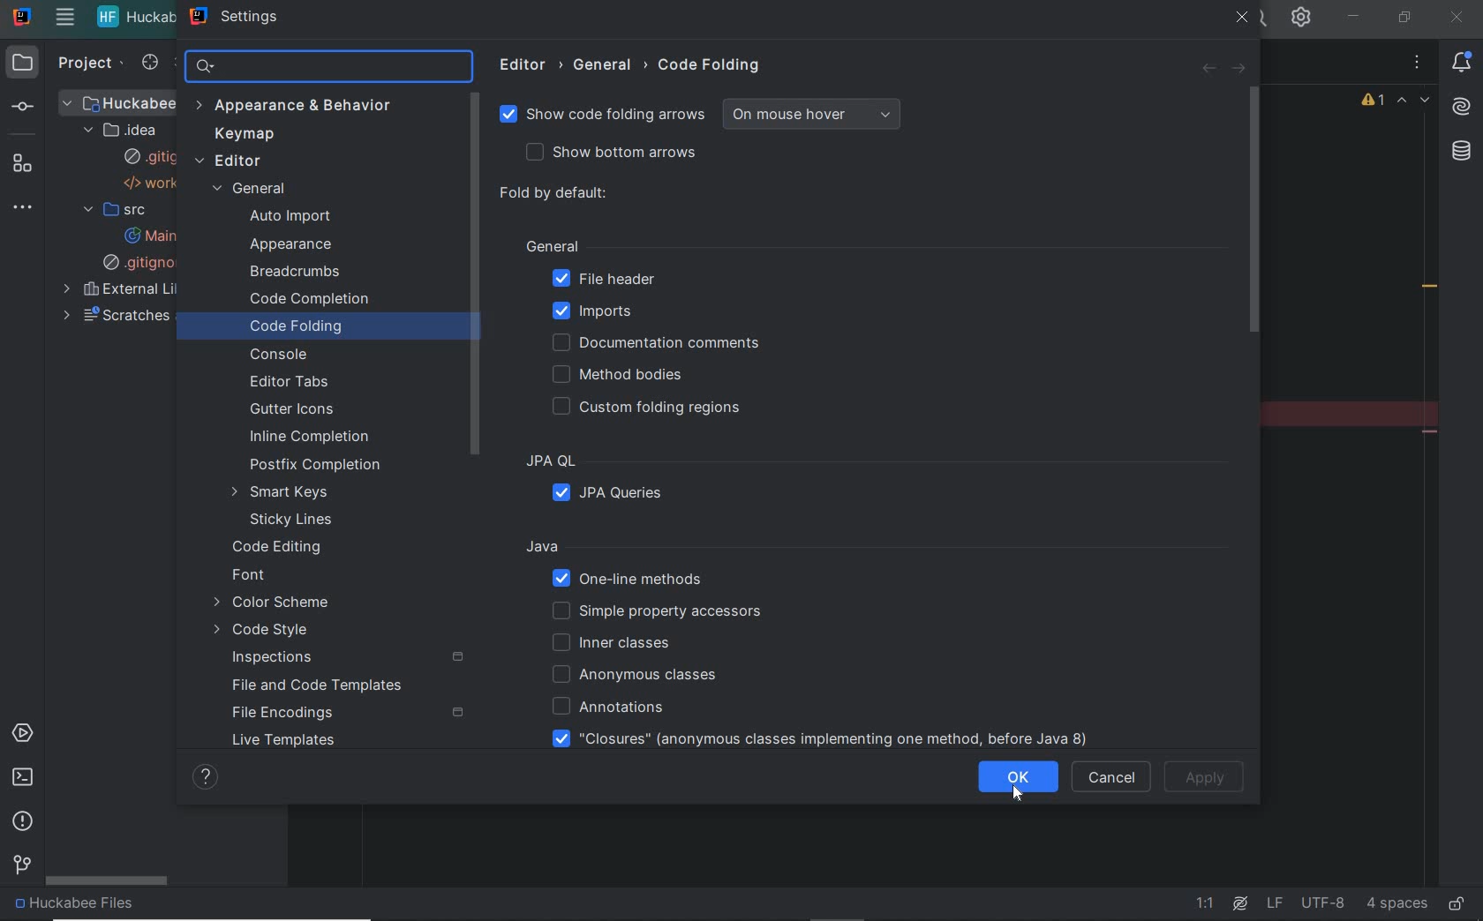 This screenshot has width=1483, height=921. What do you see at coordinates (601, 706) in the screenshot?
I see `annotations` at bounding box center [601, 706].